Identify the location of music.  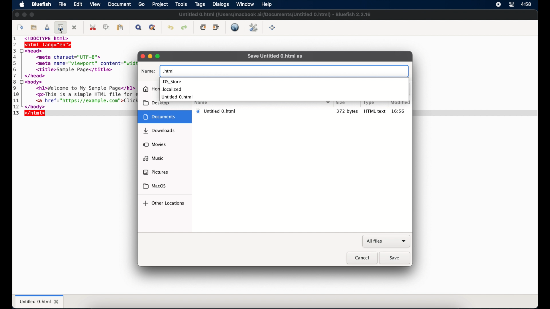
(153, 158).